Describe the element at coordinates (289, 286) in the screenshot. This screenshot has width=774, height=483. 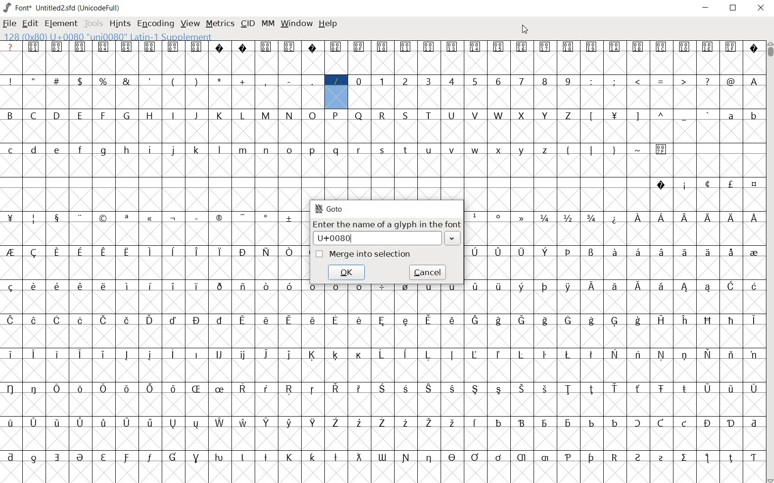
I see `glyph` at that location.